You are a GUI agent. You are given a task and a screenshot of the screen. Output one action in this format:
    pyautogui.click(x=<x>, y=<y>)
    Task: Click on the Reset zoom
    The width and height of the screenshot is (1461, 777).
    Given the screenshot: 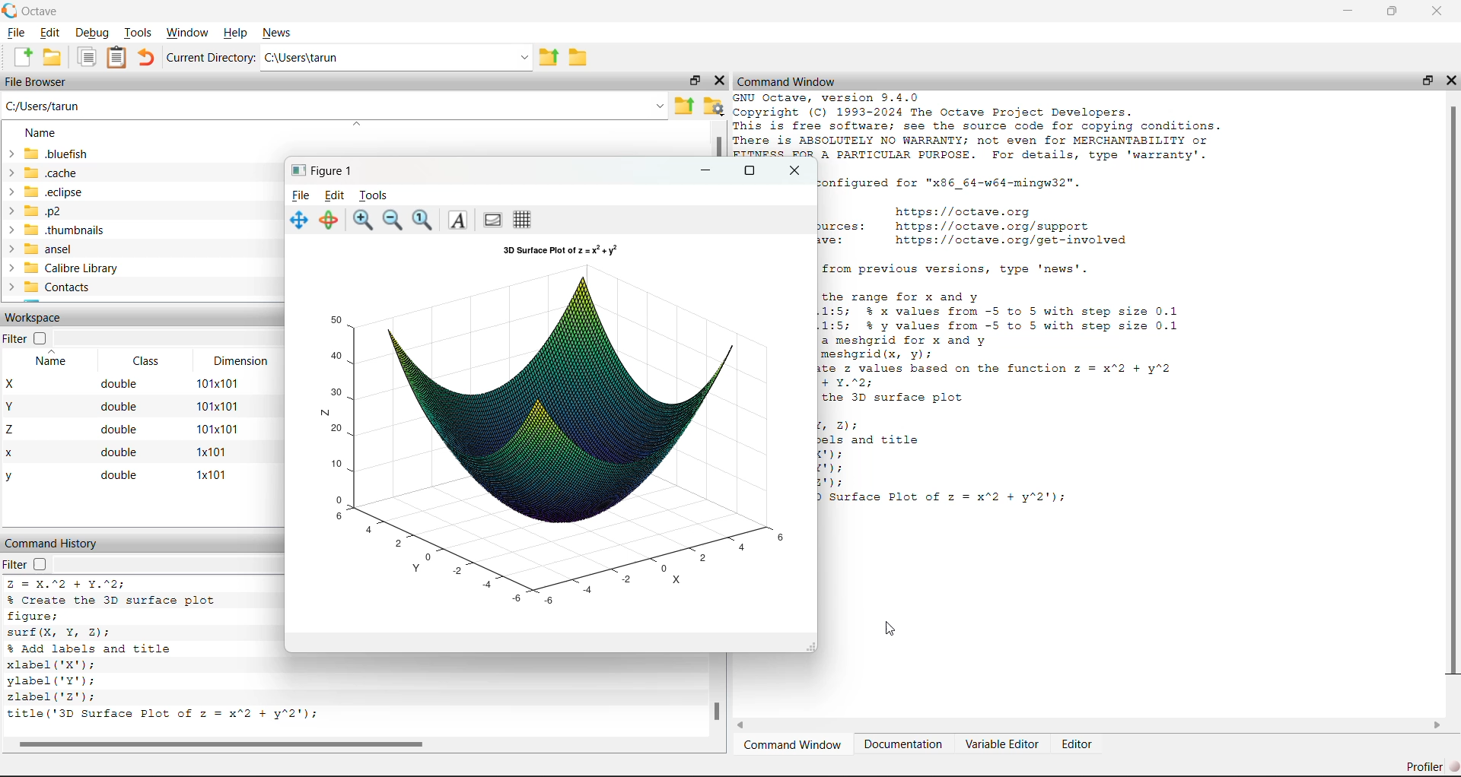 What is the action you would take?
    pyautogui.click(x=422, y=220)
    